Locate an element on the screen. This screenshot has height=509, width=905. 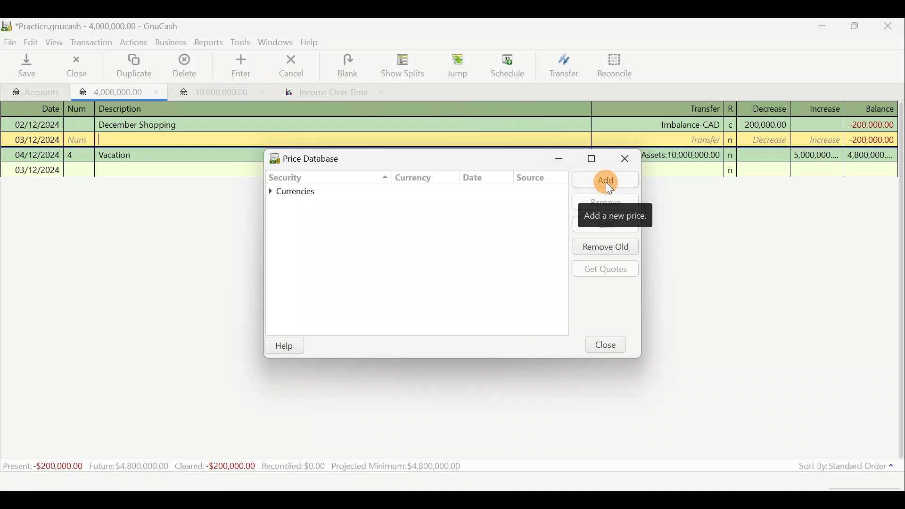
Increase is located at coordinates (824, 107).